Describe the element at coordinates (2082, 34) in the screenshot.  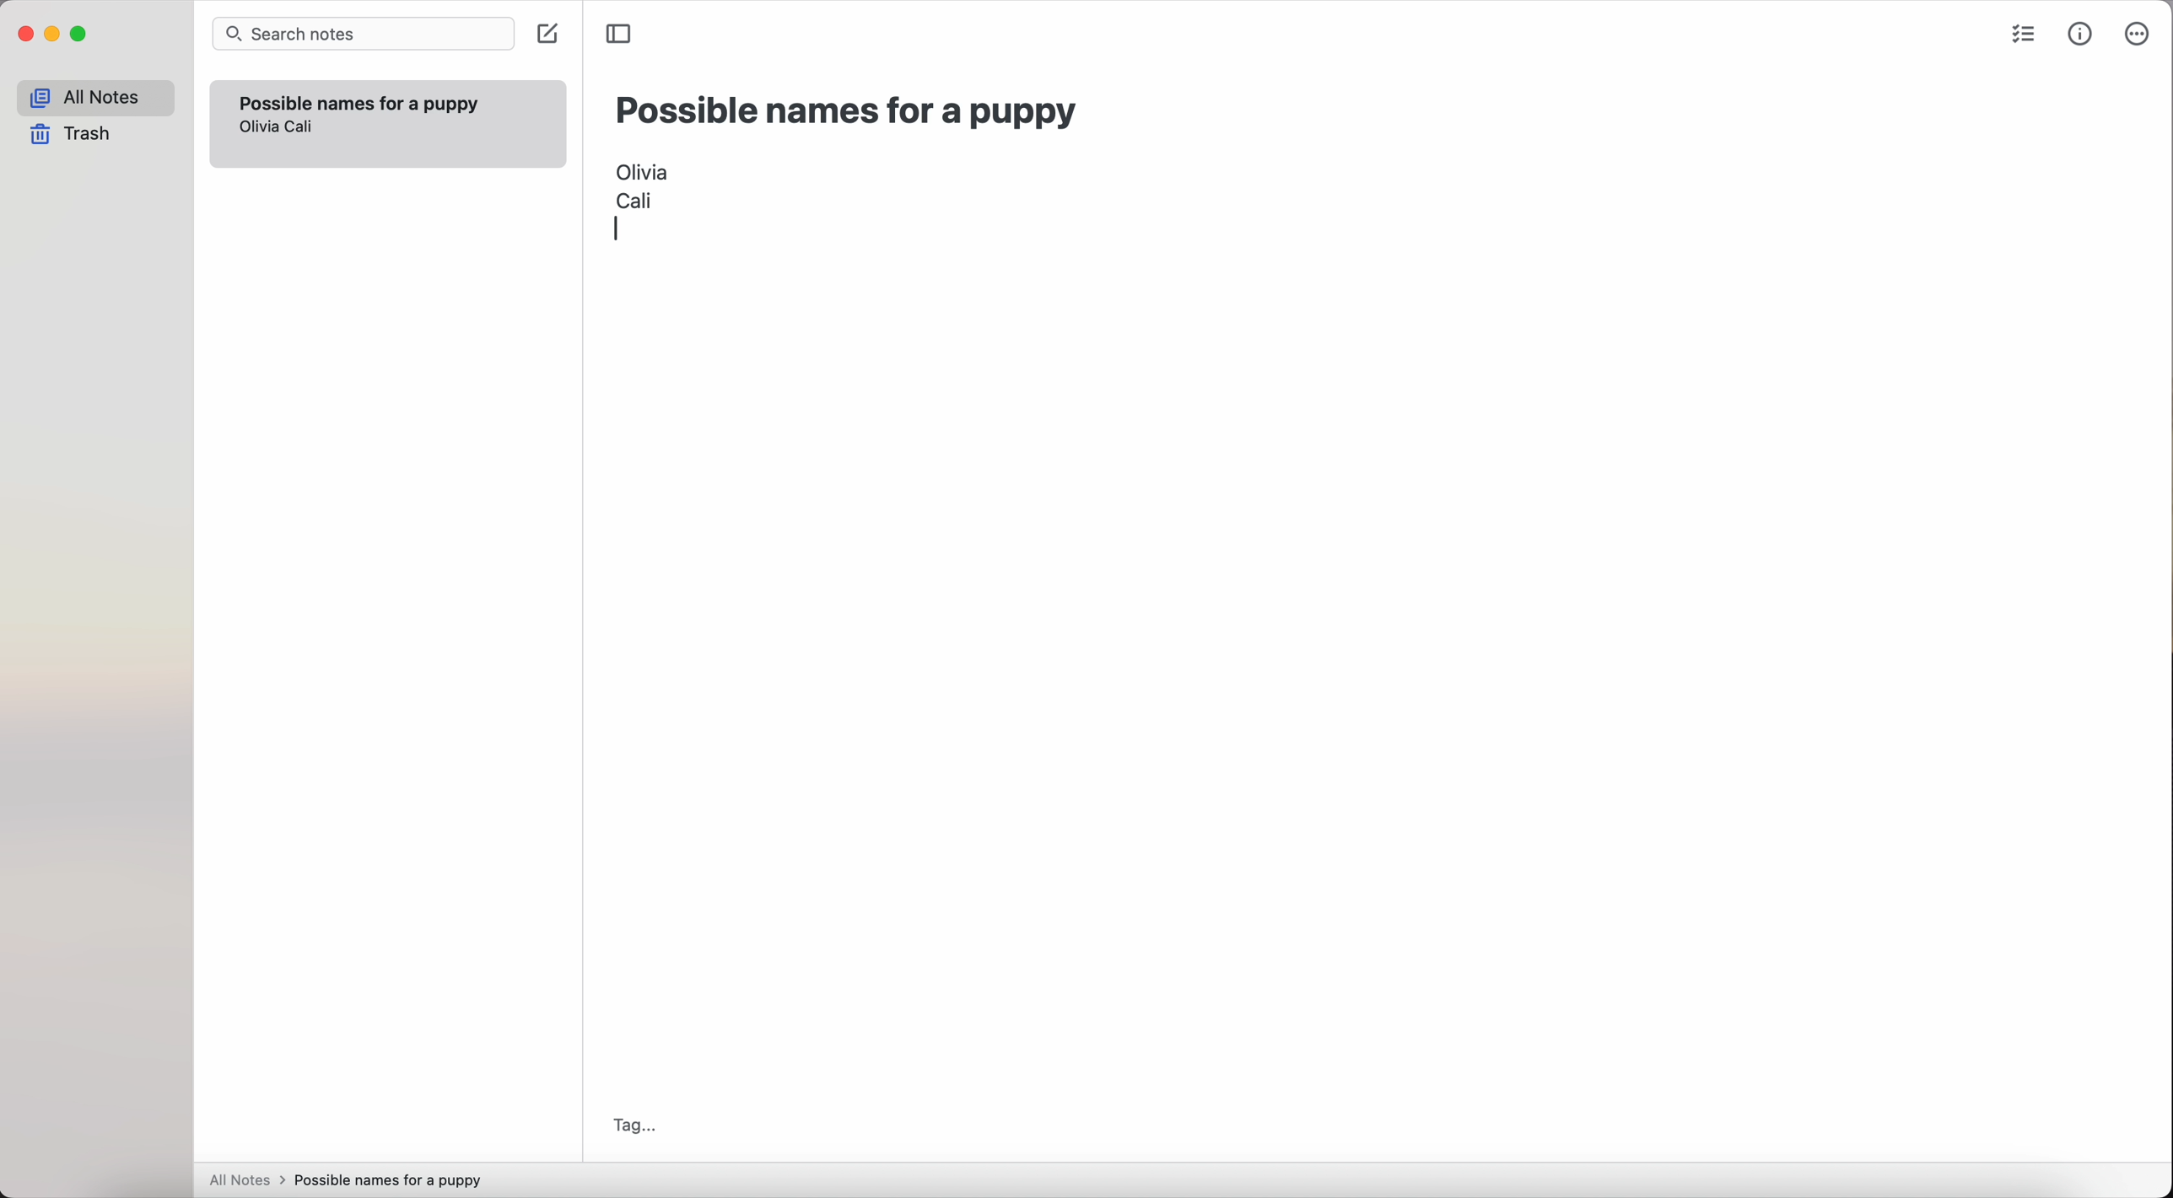
I see `metrics` at that location.